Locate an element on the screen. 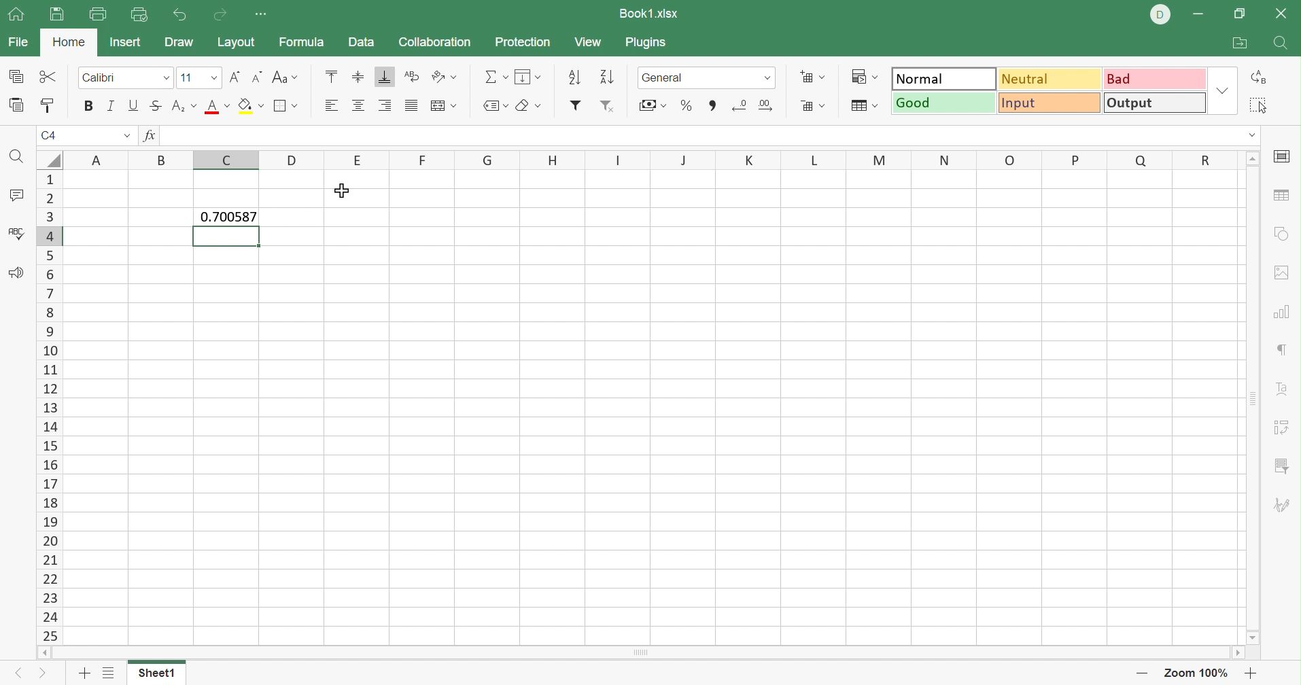 This screenshot has width=1301, height=685. Font is located at coordinates (127, 78).